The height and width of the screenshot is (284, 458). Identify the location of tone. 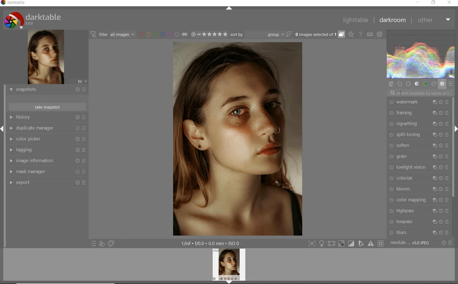
(417, 84).